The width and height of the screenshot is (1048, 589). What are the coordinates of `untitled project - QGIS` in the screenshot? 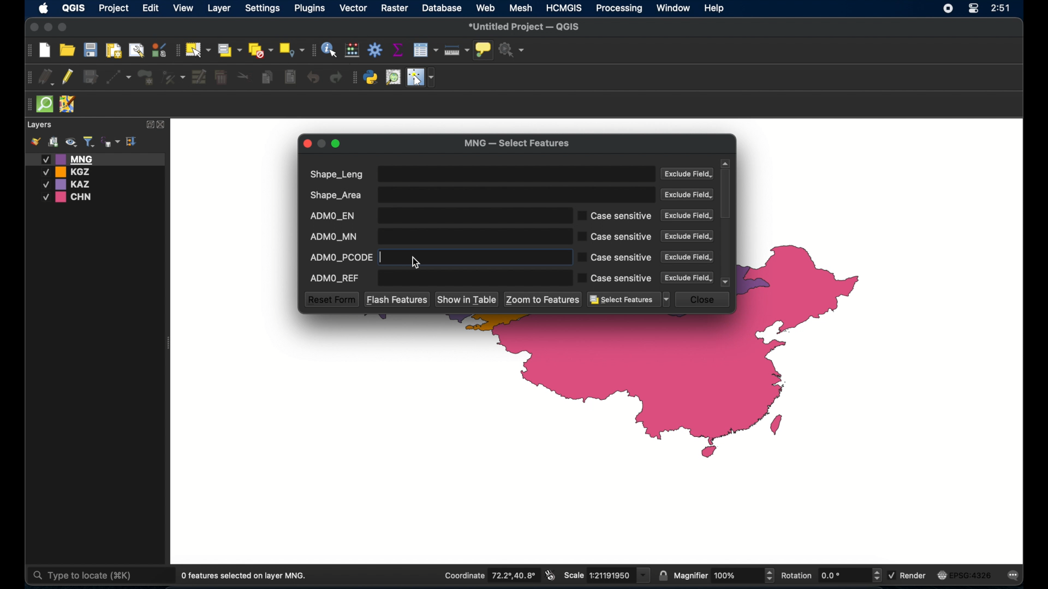 It's located at (525, 27).